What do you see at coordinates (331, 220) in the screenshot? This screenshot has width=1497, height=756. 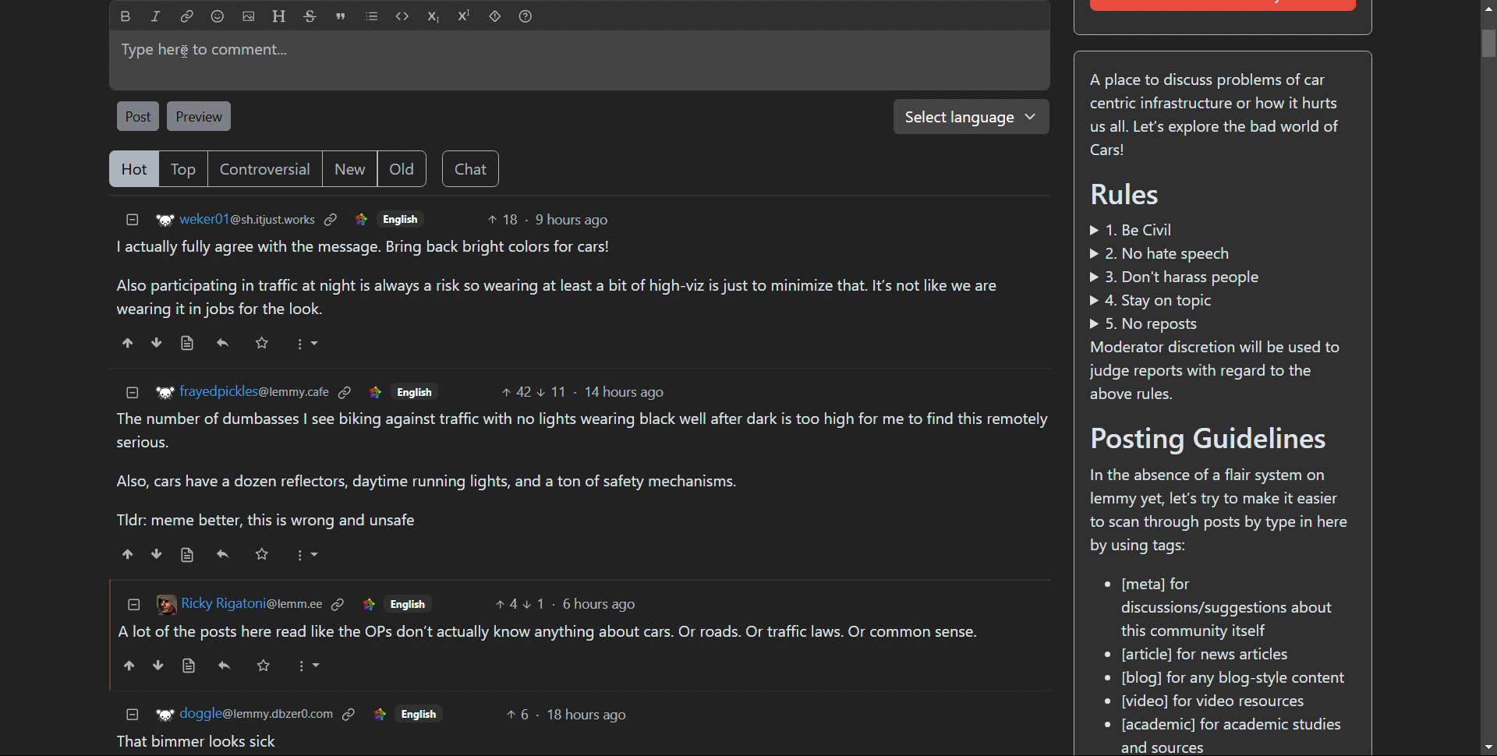 I see `link` at bounding box center [331, 220].